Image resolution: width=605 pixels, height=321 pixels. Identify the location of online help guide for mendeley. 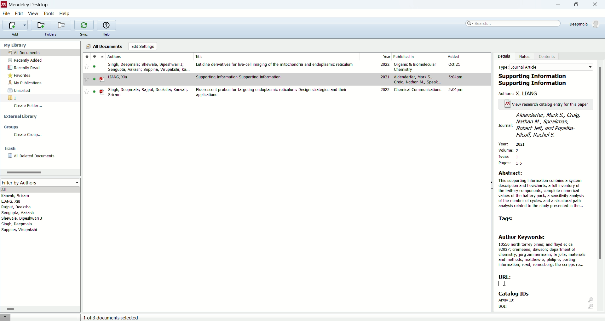
(107, 25).